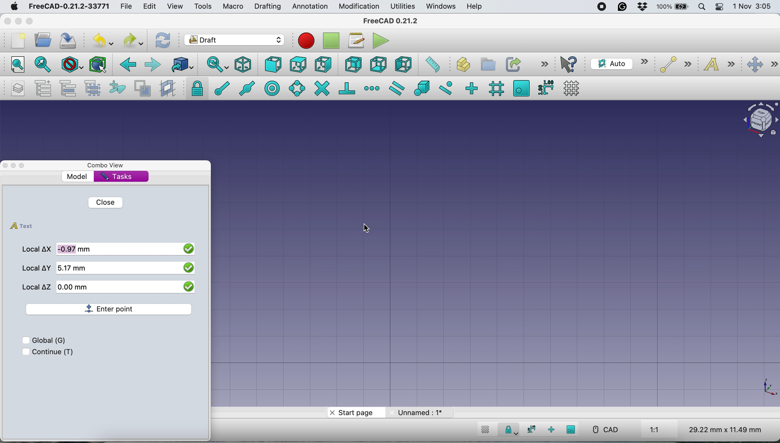  Describe the element at coordinates (133, 40) in the screenshot. I see `redo` at that location.